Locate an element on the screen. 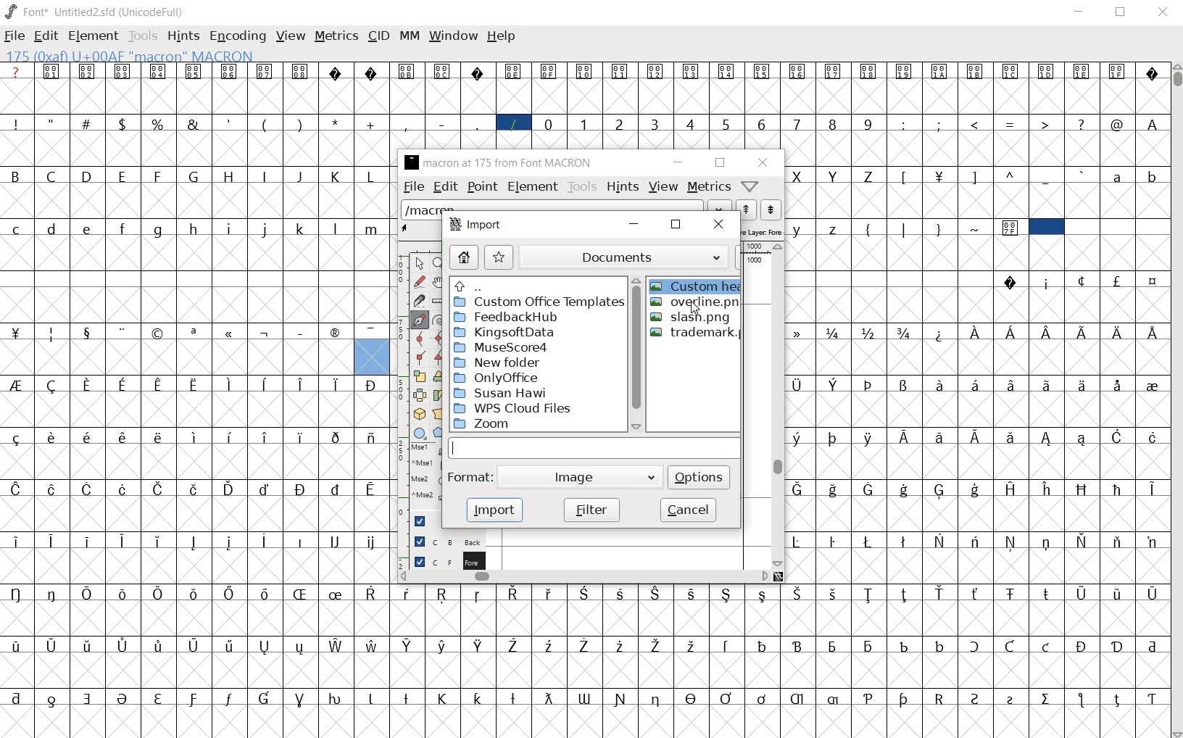 This screenshot has height=738, width=1183. i is located at coordinates (230, 228).